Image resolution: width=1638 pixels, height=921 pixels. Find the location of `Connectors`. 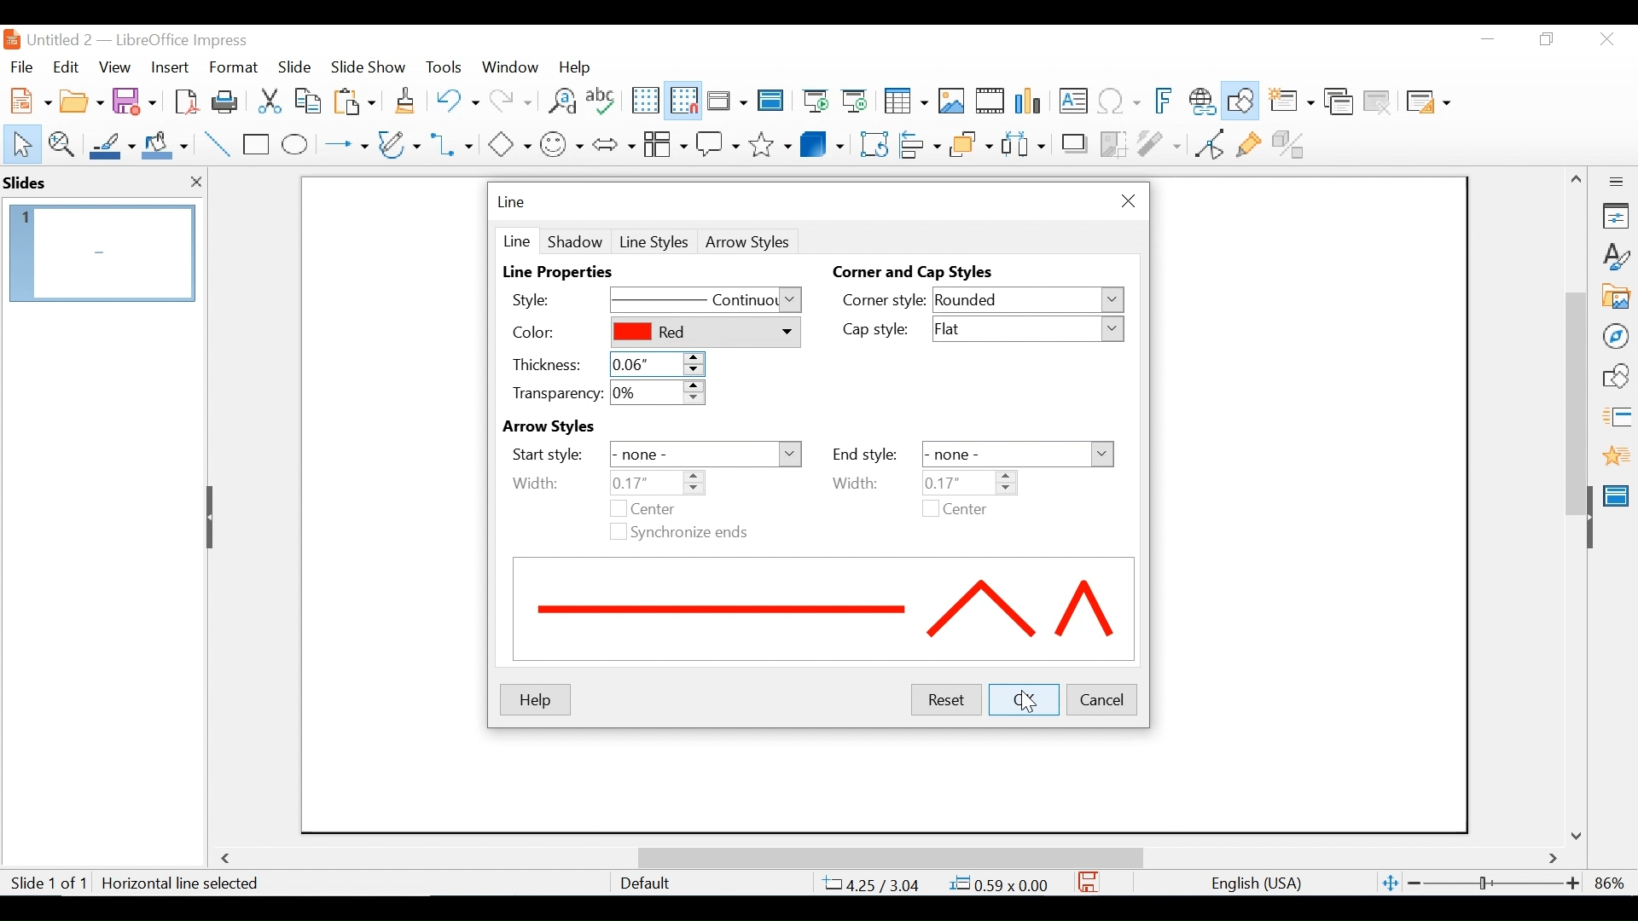

Connectors is located at coordinates (454, 144).